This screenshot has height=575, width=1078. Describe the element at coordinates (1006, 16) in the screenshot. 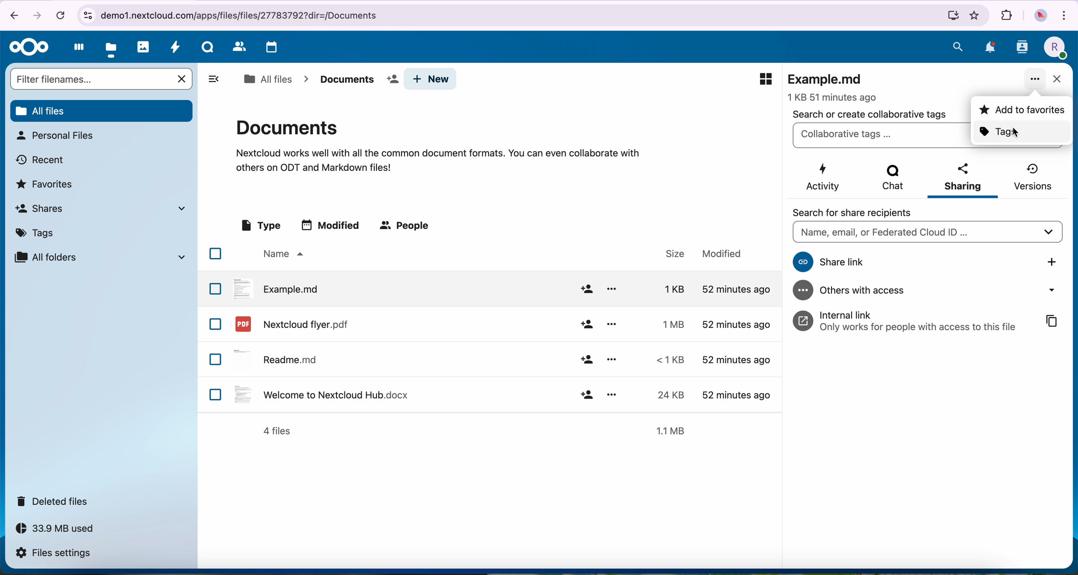

I see `extensions` at that location.